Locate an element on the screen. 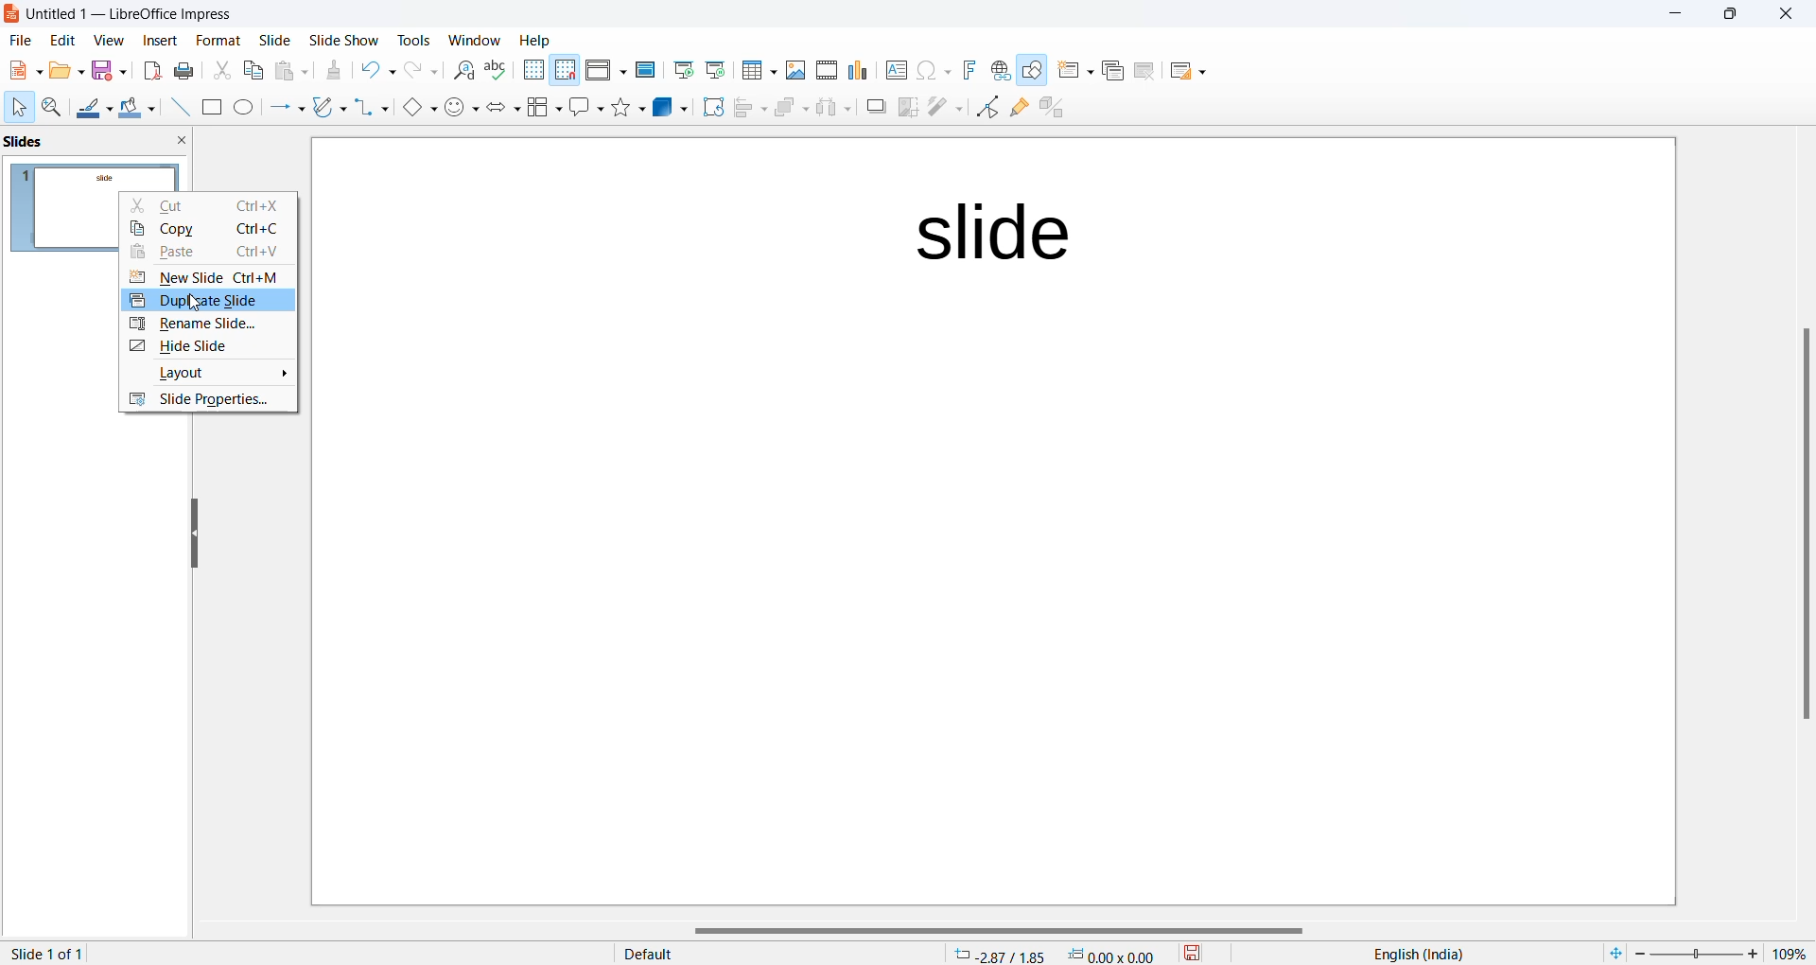 This screenshot has height=965, width=1816. connectors is located at coordinates (368, 108).